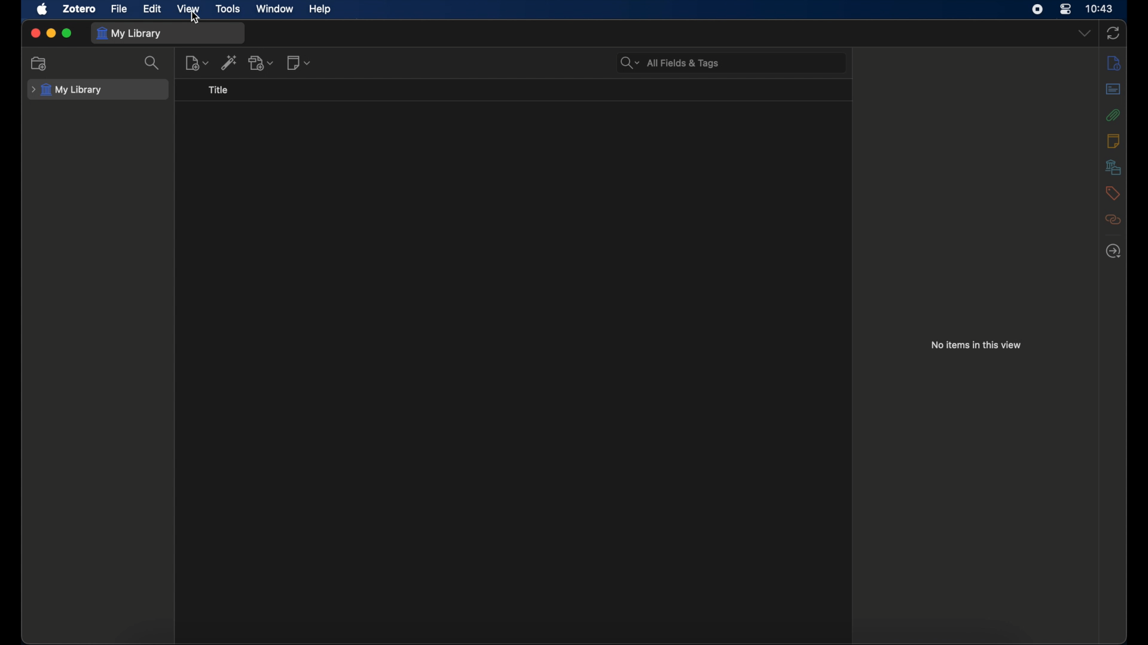 The width and height of the screenshot is (1148, 645). I want to click on locate, so click(1113, 251).